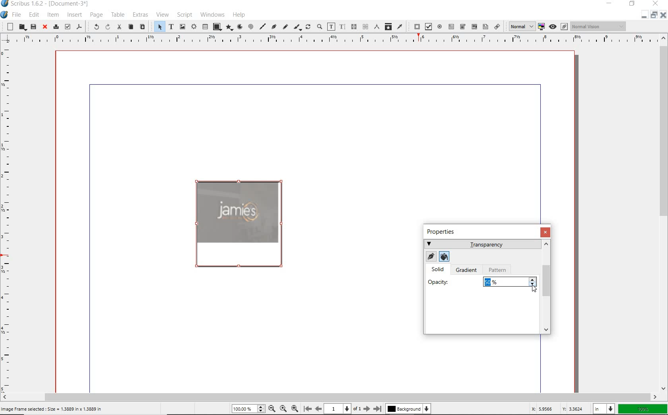 The height and width of the screenshot is (415, 668). Describe the element at coordinates (118, 14) in the screenshot. I see `TABLE` at that location.